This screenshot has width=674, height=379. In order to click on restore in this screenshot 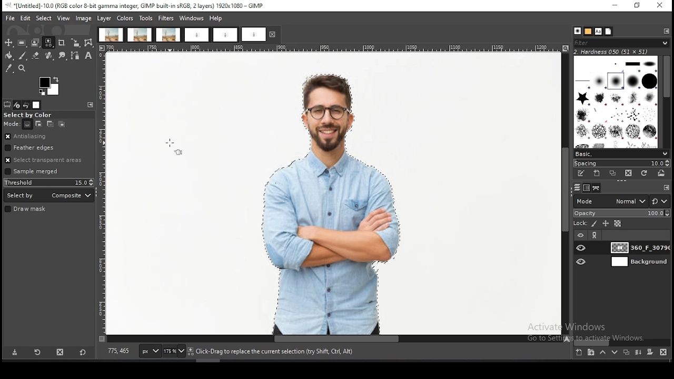, I will do `click(638, 6)`.